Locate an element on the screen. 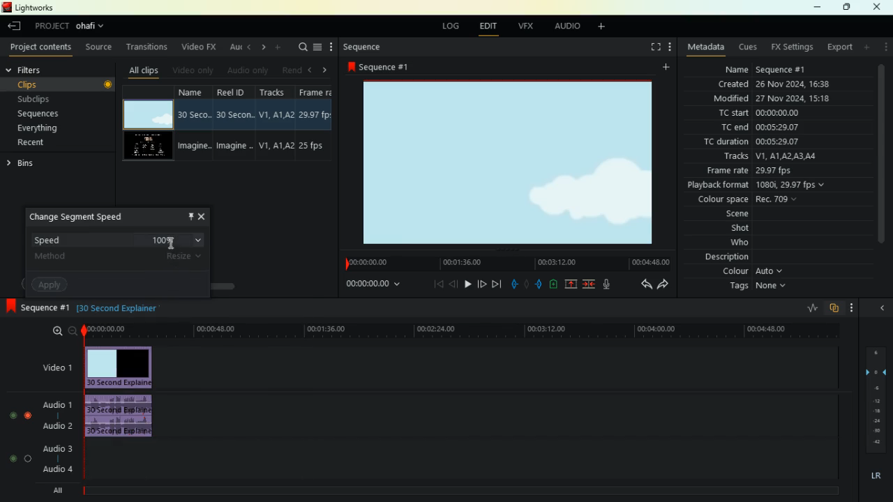 Image resolution: width=893 pixels, height=502 pixels. close is located at coordinates (204, 217).